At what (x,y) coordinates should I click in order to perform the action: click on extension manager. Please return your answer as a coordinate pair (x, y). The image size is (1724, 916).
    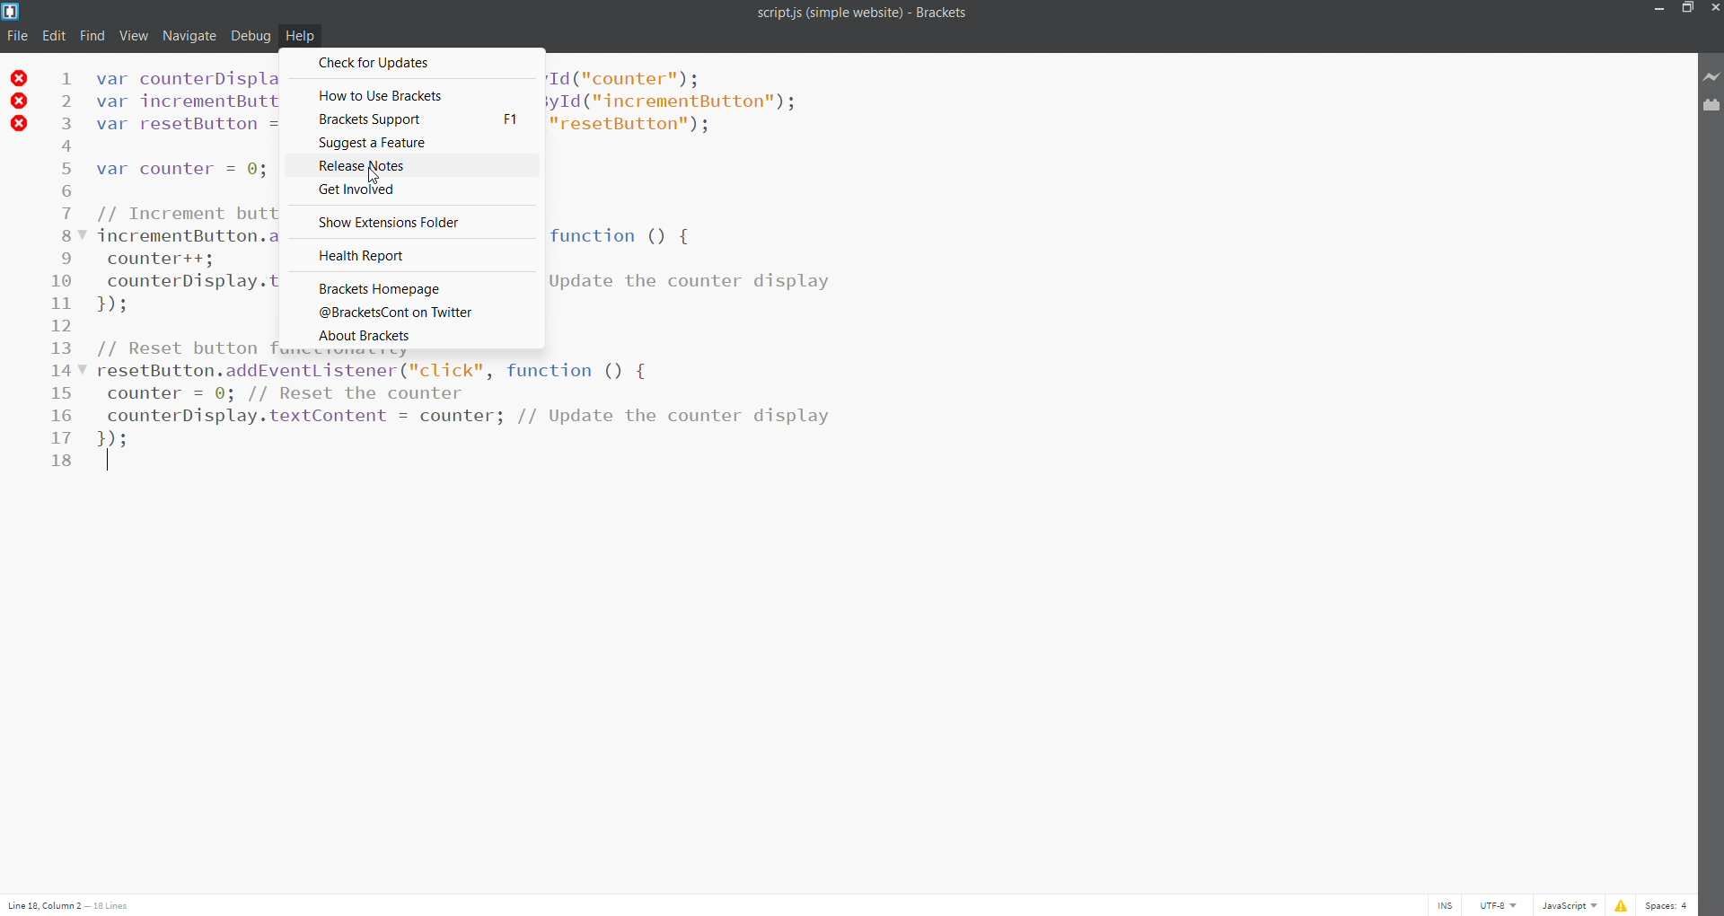
    Looking at the image, I should click on (1708, 109).